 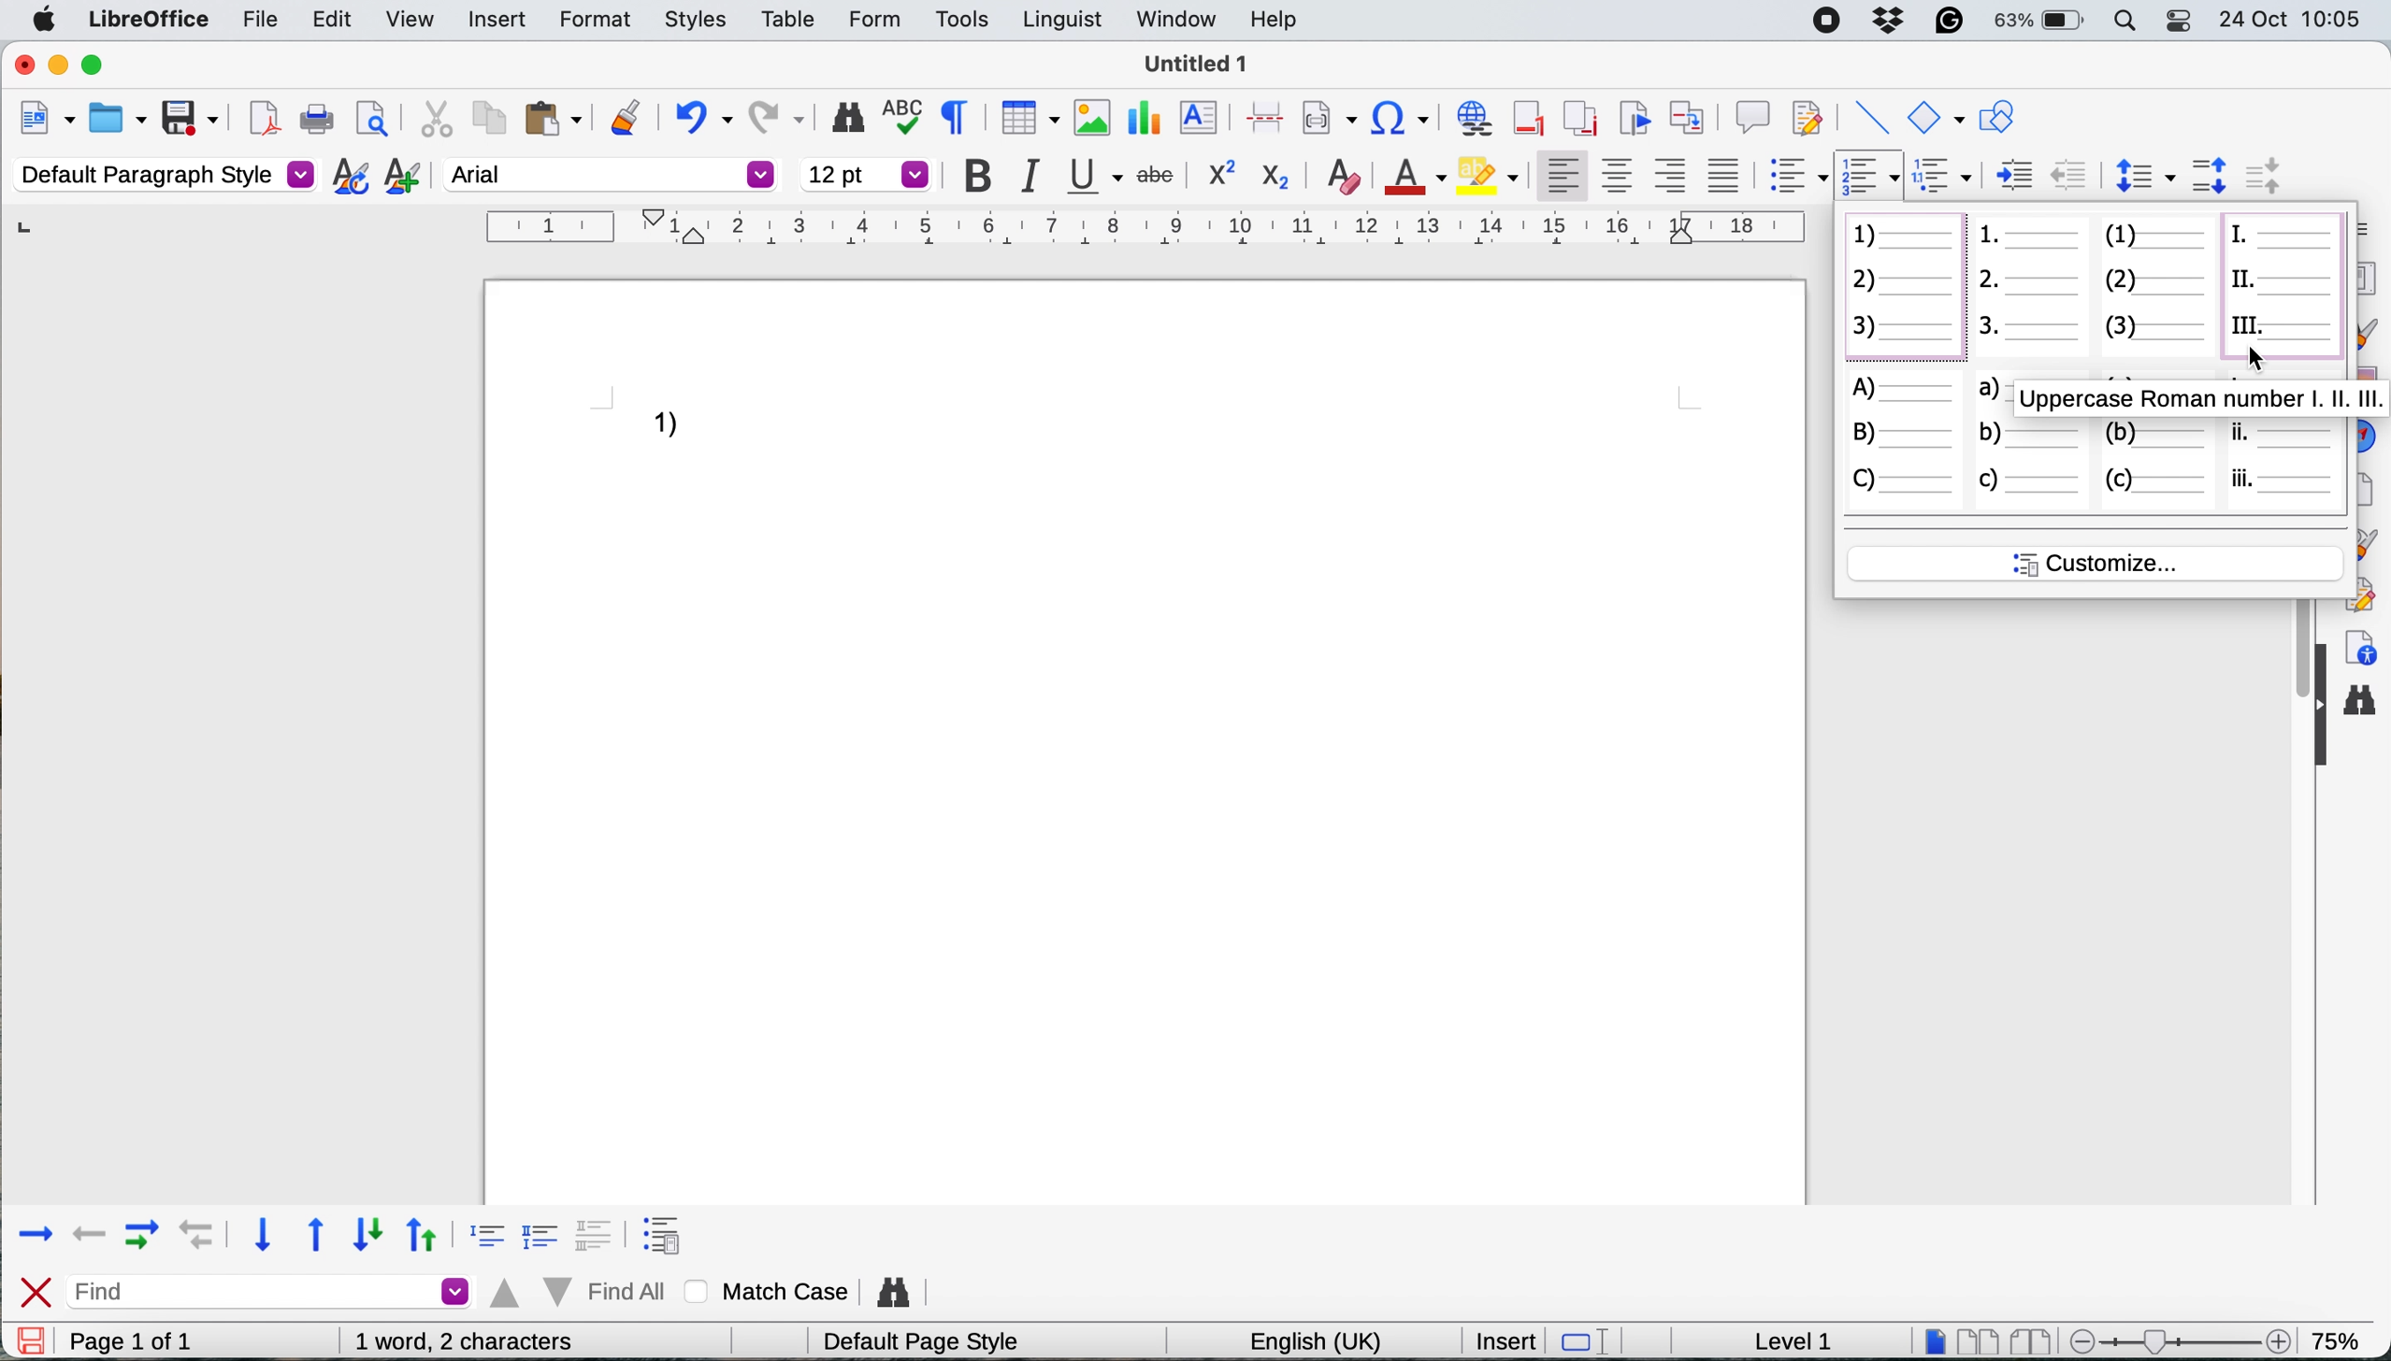 I want to click on window, so click(x=1175, y=23).